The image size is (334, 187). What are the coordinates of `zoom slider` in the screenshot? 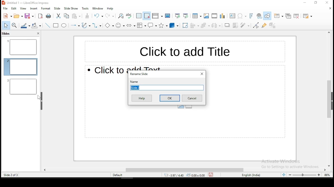 It's located at (305, 175).